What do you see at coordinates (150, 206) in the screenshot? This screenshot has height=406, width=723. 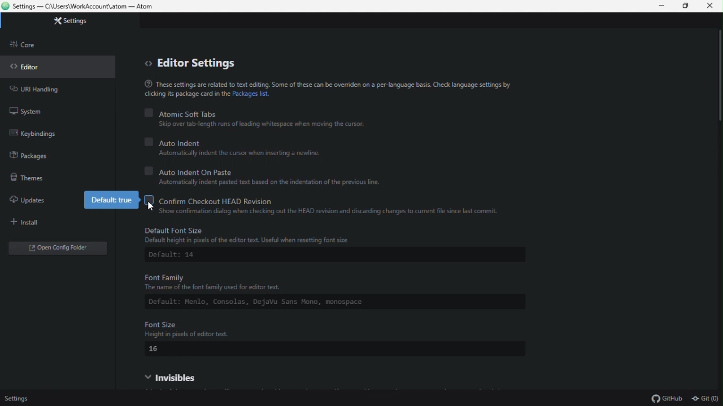 I see `cursor` at bounding box center [150, 206].